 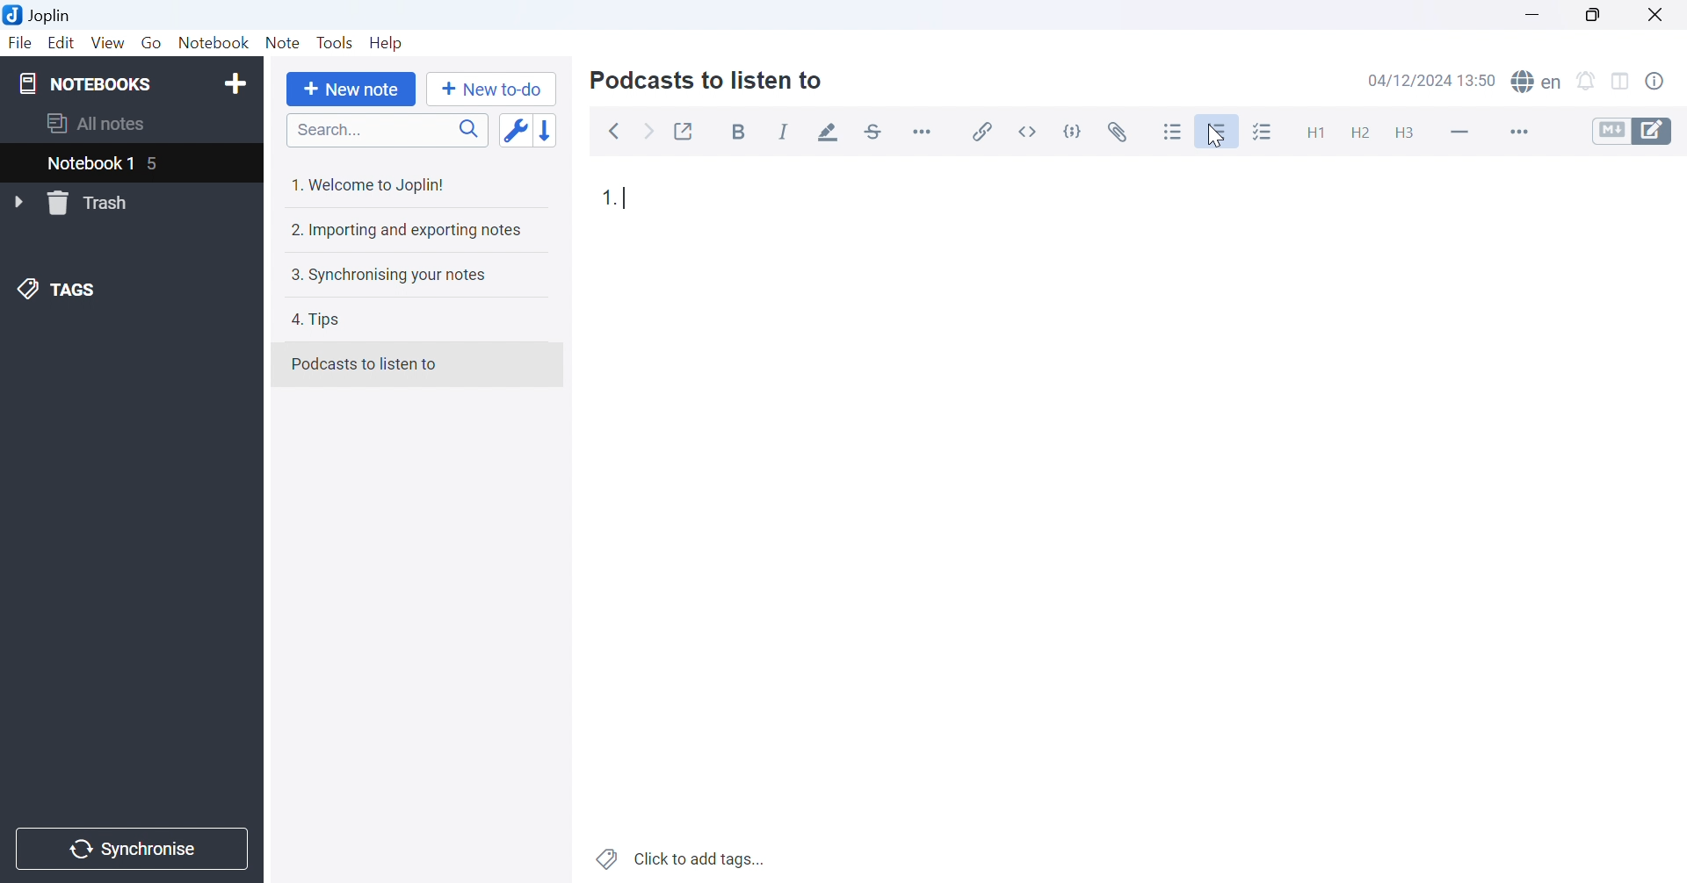 I want to click on TAGS, so click(x=59, y=292).